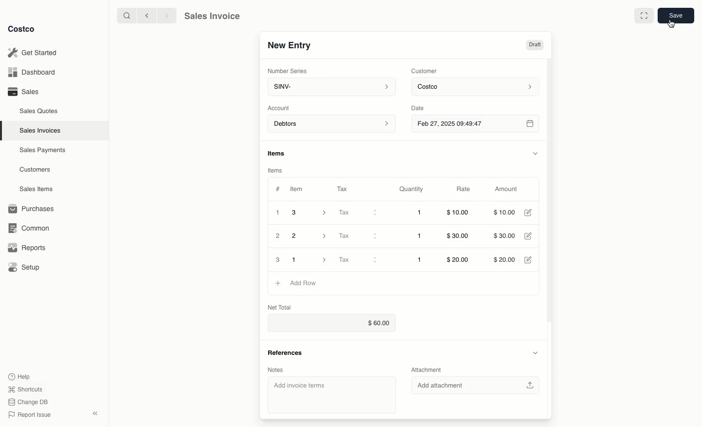 This screenshot has width=702, height=427. What do you see at coordinates (32, 209) in the screenshot?
I see `Purchases` at bounding box center [32, 209].